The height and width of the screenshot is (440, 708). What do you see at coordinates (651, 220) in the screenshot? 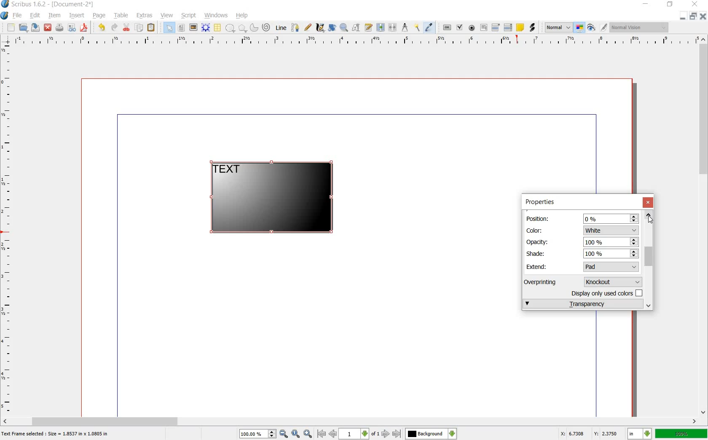
I see `cursor` at bounding box center [651, 220].